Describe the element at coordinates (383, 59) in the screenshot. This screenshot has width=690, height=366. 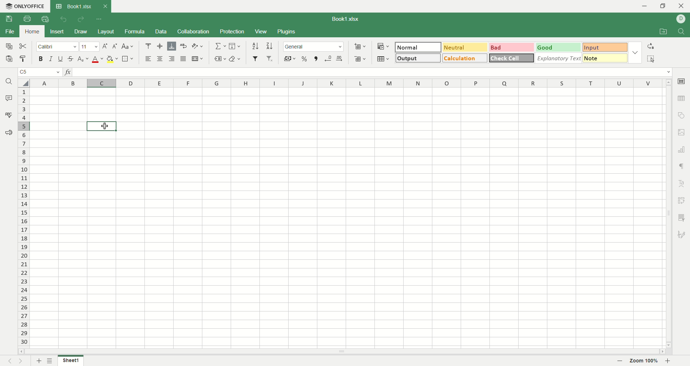
I see `format as table template` at that location.